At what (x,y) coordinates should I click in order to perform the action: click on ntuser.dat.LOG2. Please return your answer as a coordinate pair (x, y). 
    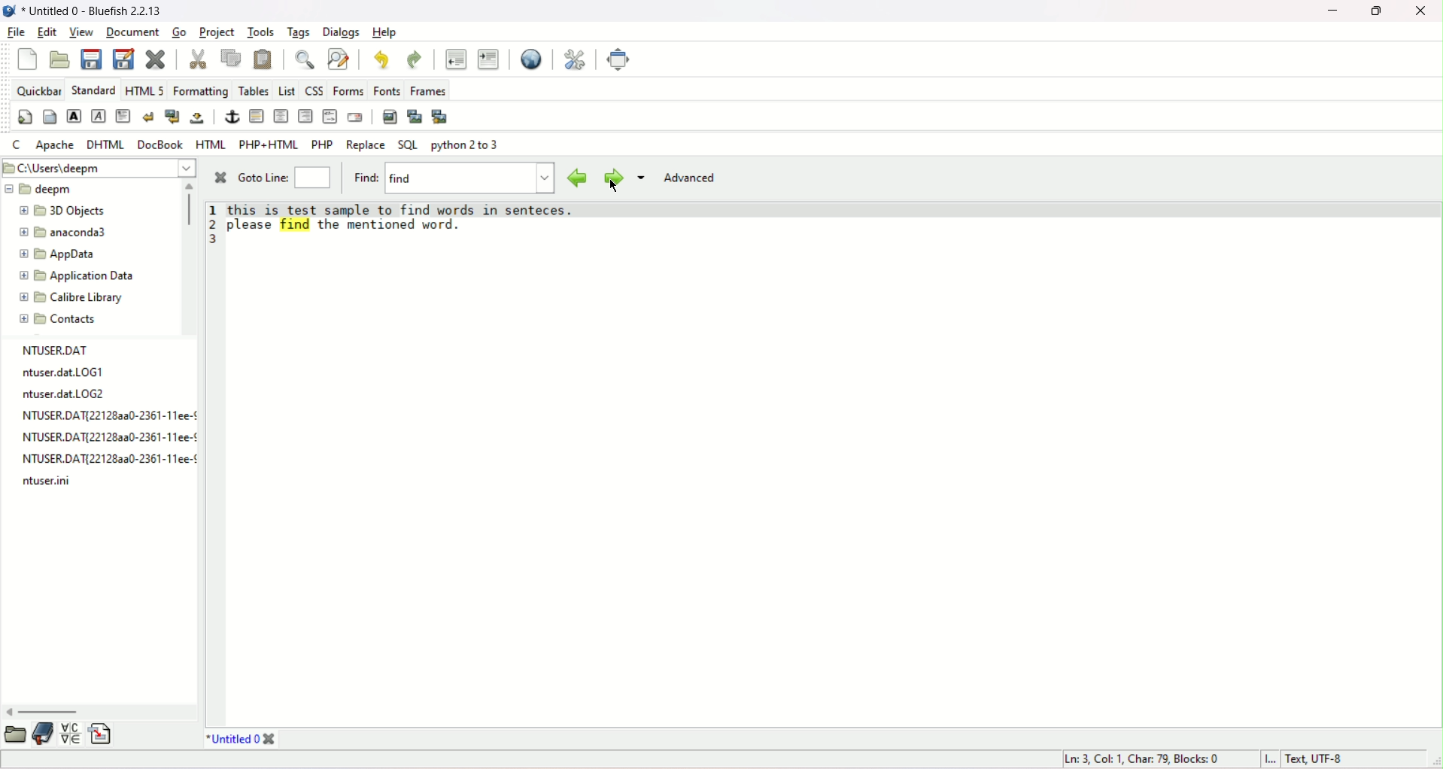
    Looking at the image, I should click on (69, 394).